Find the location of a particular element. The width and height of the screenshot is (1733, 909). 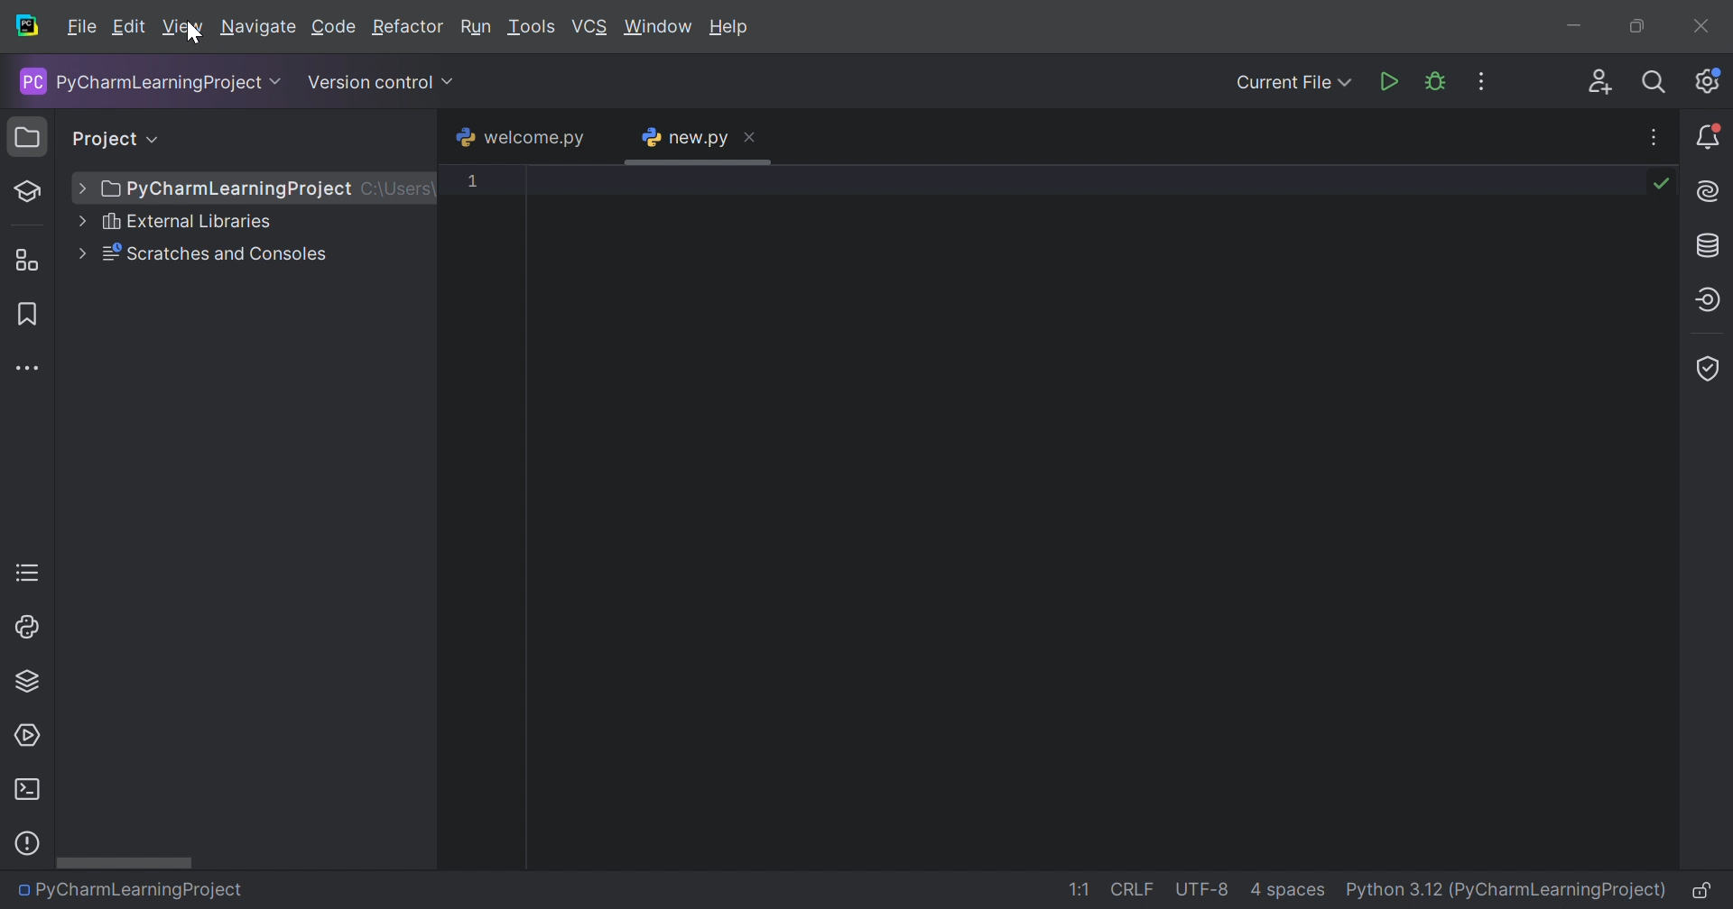

Cursor is located at coordinates (192, 36).